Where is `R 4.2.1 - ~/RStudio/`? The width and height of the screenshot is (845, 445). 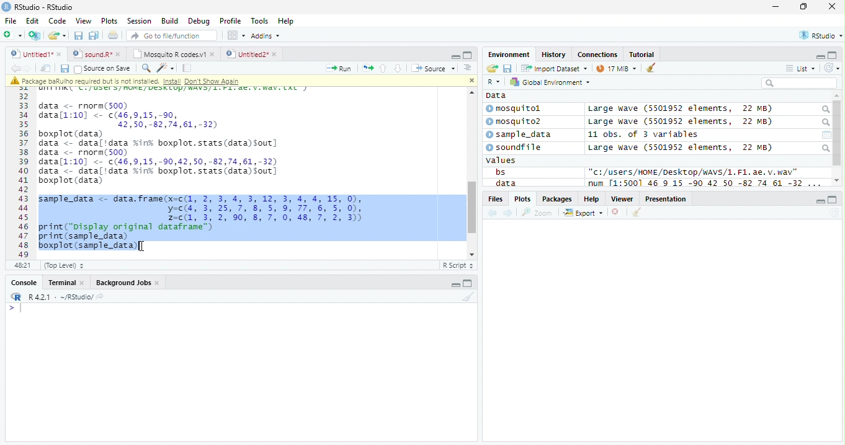
R 4.2.1 - ~/RStudio/ is located at coordinates (61, 298).